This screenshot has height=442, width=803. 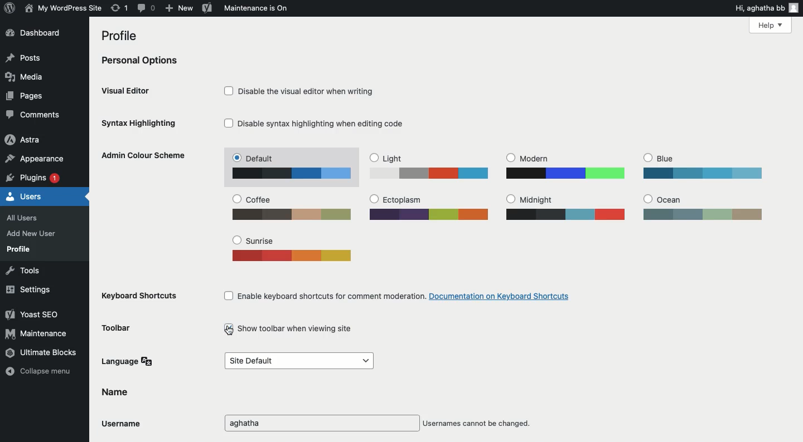 I want to click on Posts, so click(x=24, y=59).